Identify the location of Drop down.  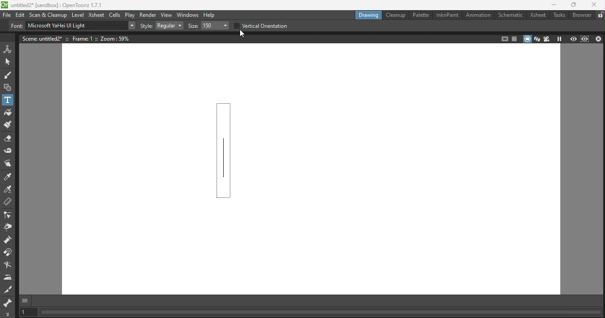
(132, 25).